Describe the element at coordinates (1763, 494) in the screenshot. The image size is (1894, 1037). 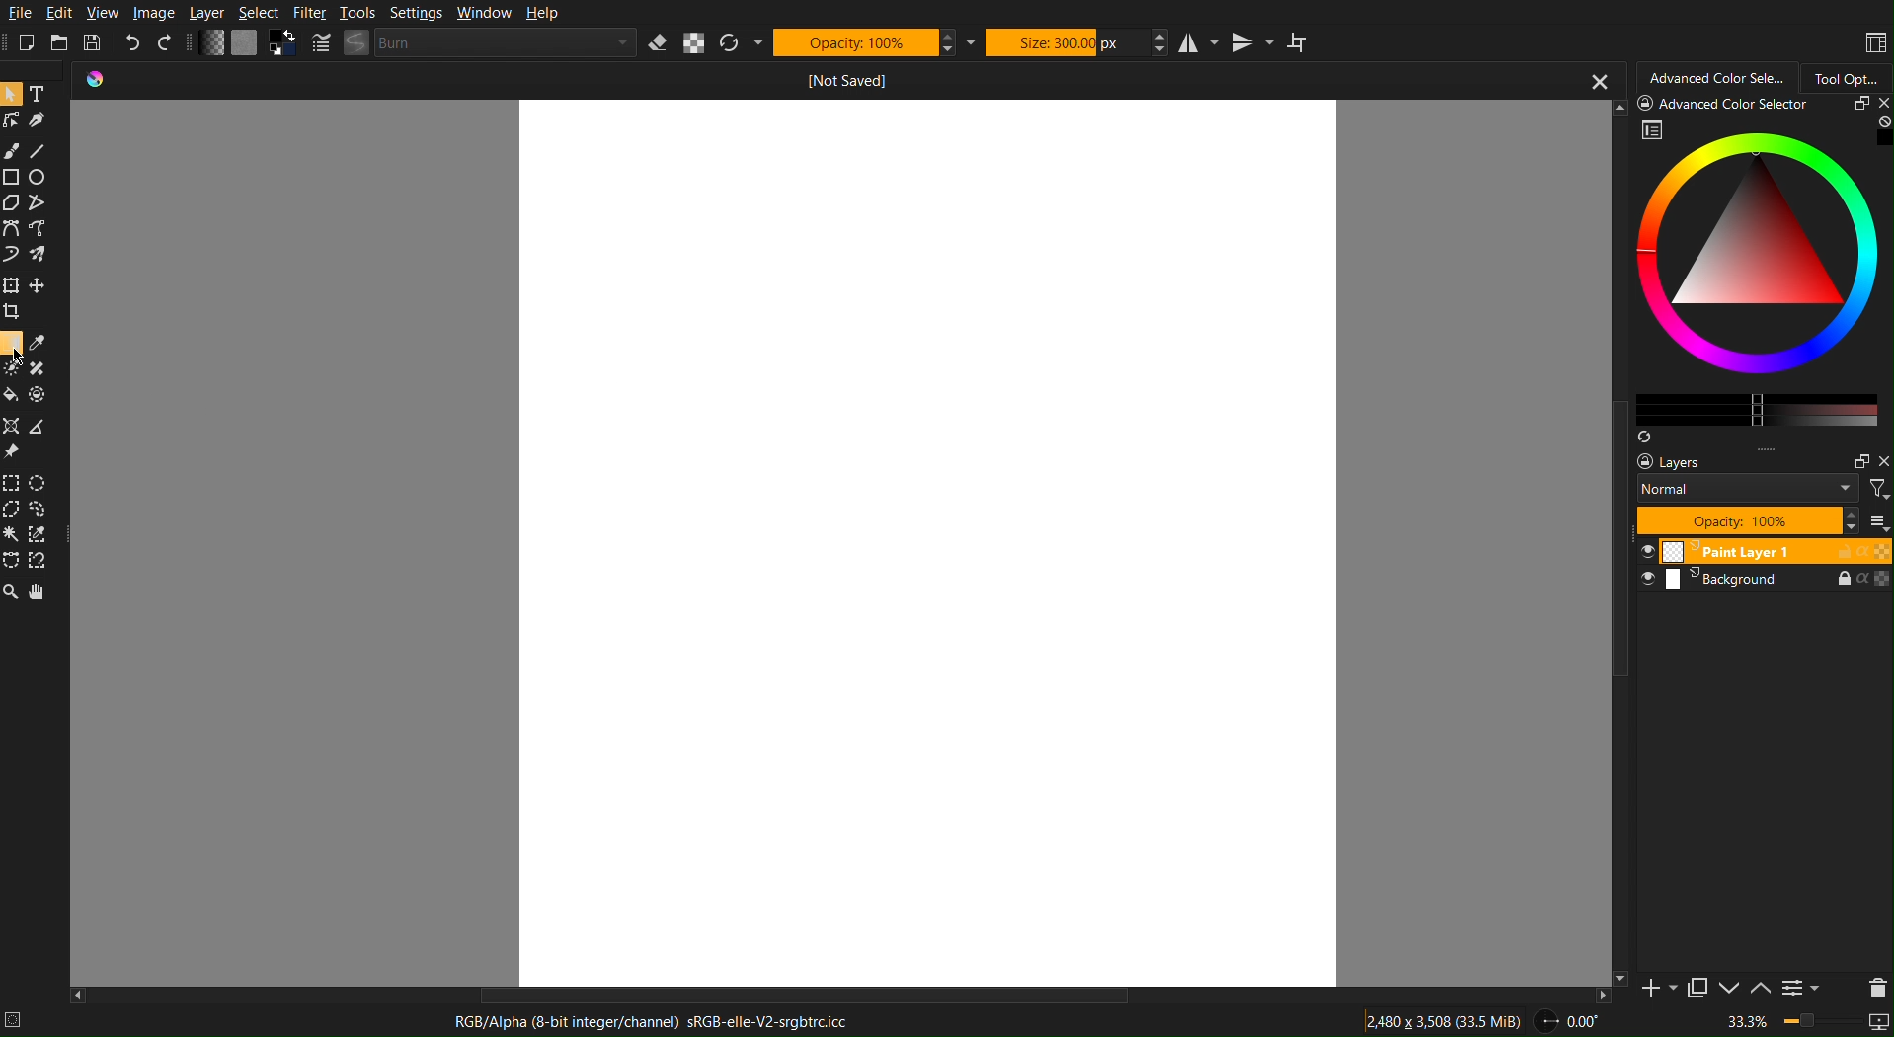
I see `Layer Settings` at that location.